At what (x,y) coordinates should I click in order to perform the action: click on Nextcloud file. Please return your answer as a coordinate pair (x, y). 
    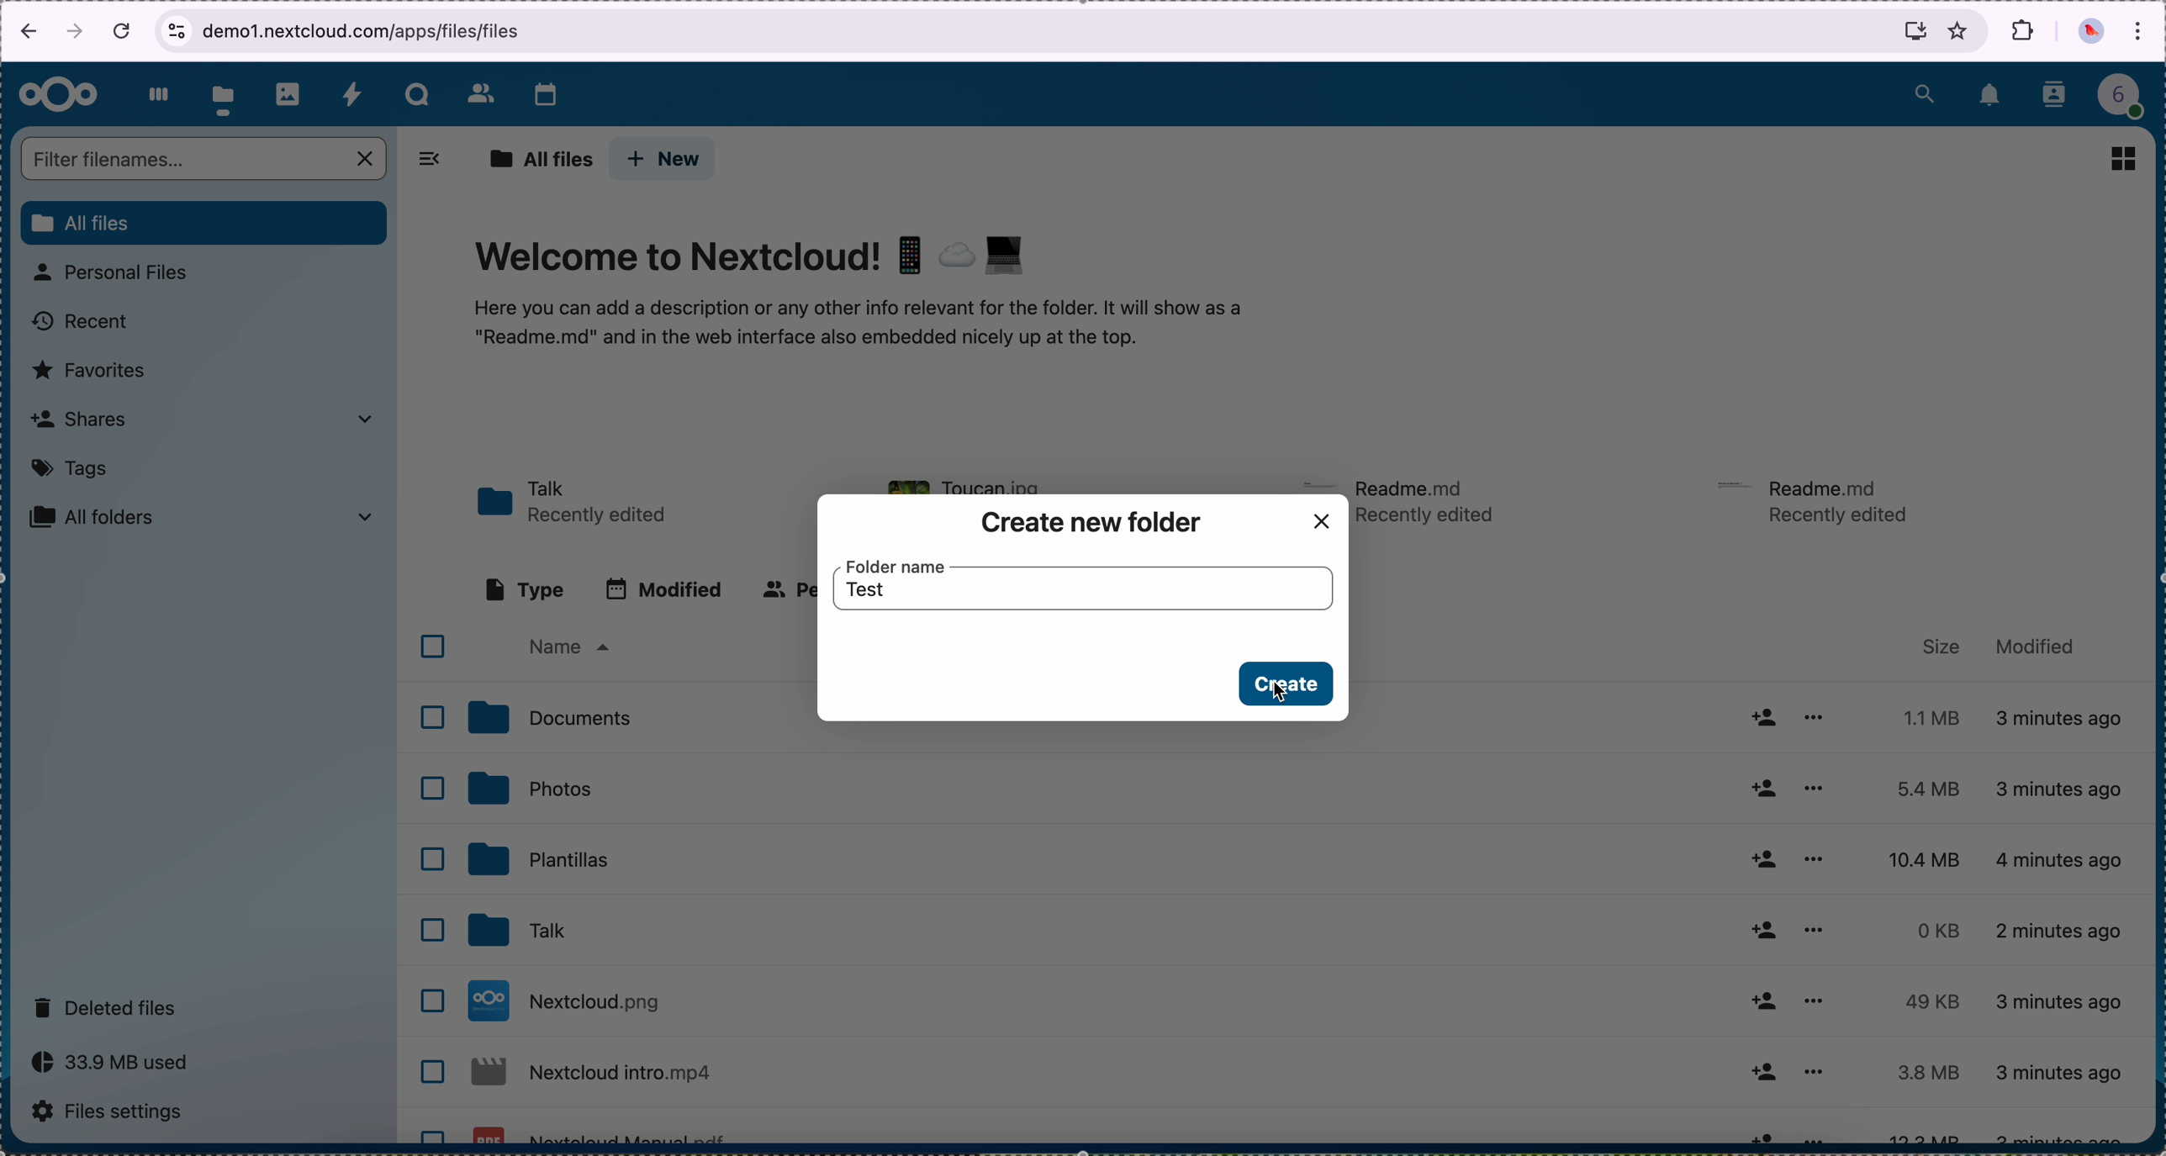
    Looking at the image, I should click on (570, 1000).